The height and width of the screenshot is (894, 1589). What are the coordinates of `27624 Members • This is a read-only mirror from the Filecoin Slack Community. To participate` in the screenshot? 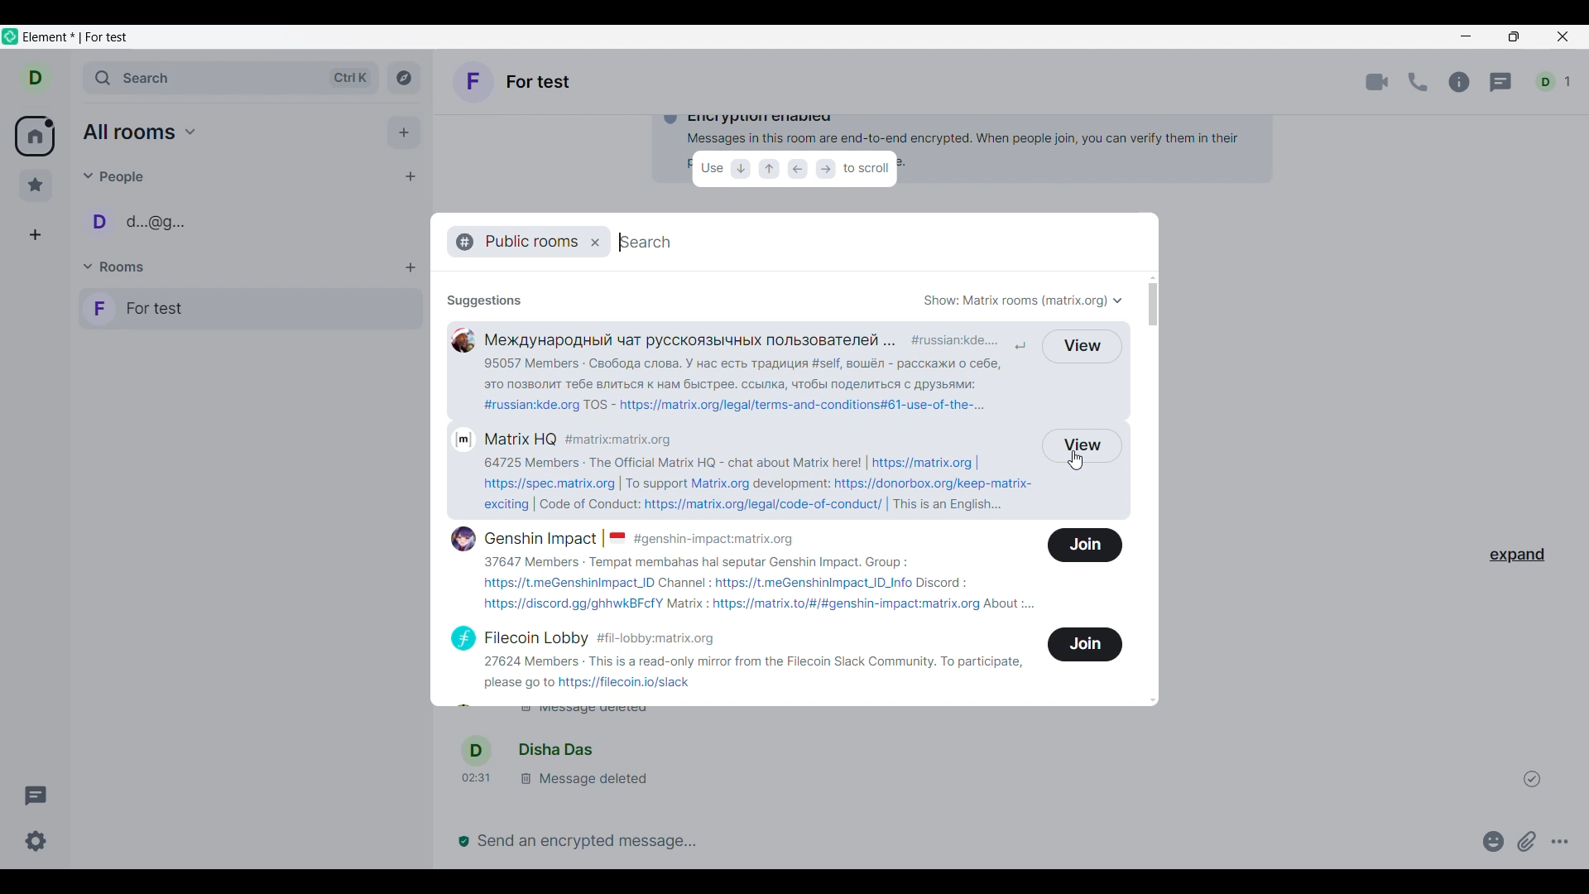 It's located at (754, 662).